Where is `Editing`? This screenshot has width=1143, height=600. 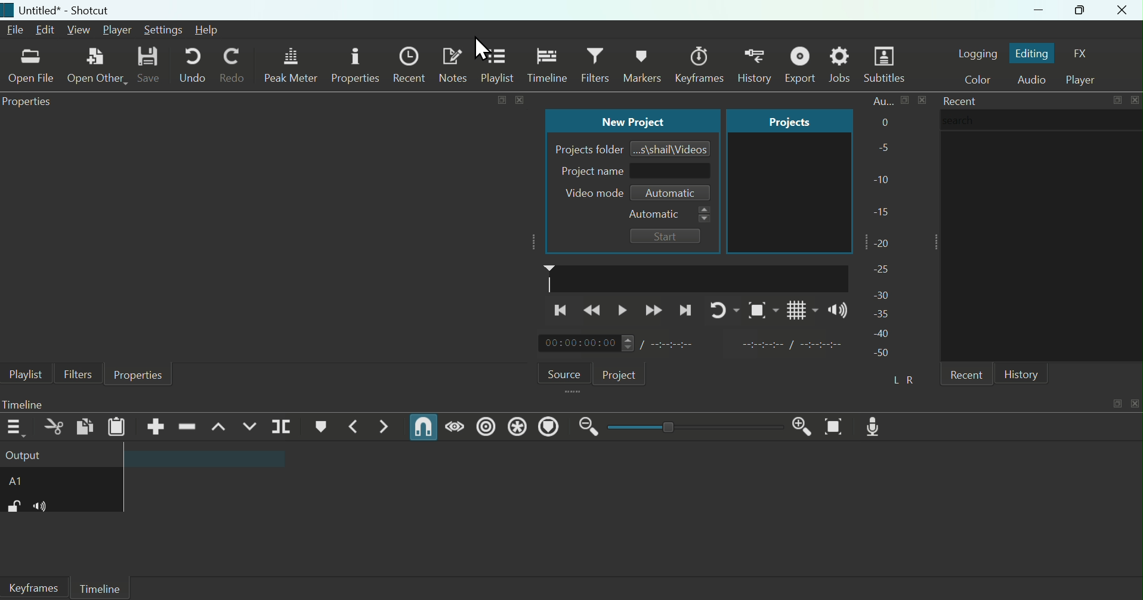
Editing is located at coordinates (1033, 52).